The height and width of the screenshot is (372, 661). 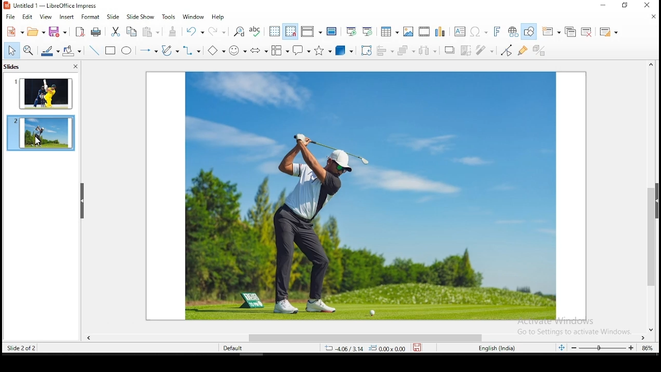 I want to click on stars and banners, so click(x=323, y=50).